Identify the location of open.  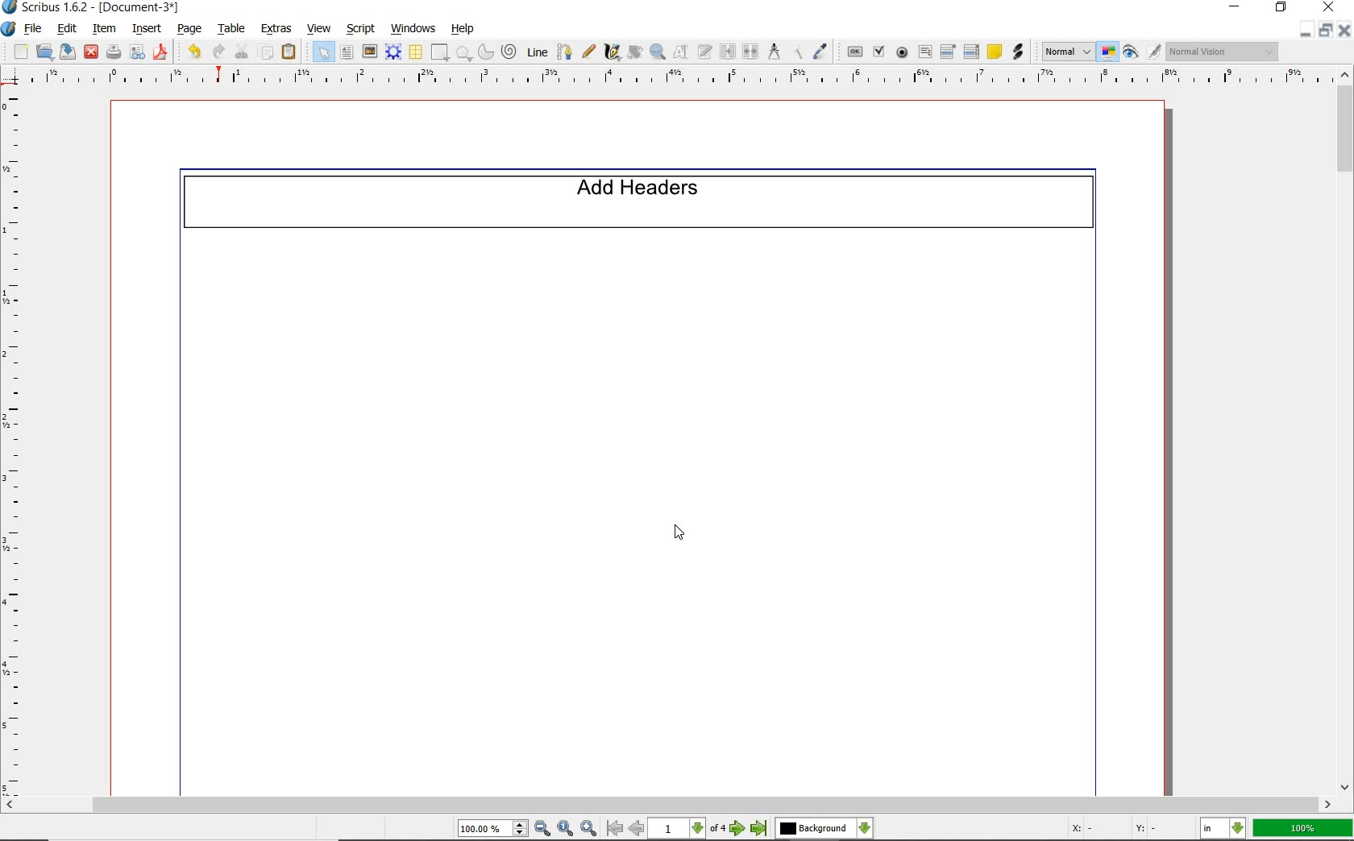
(44, 51).